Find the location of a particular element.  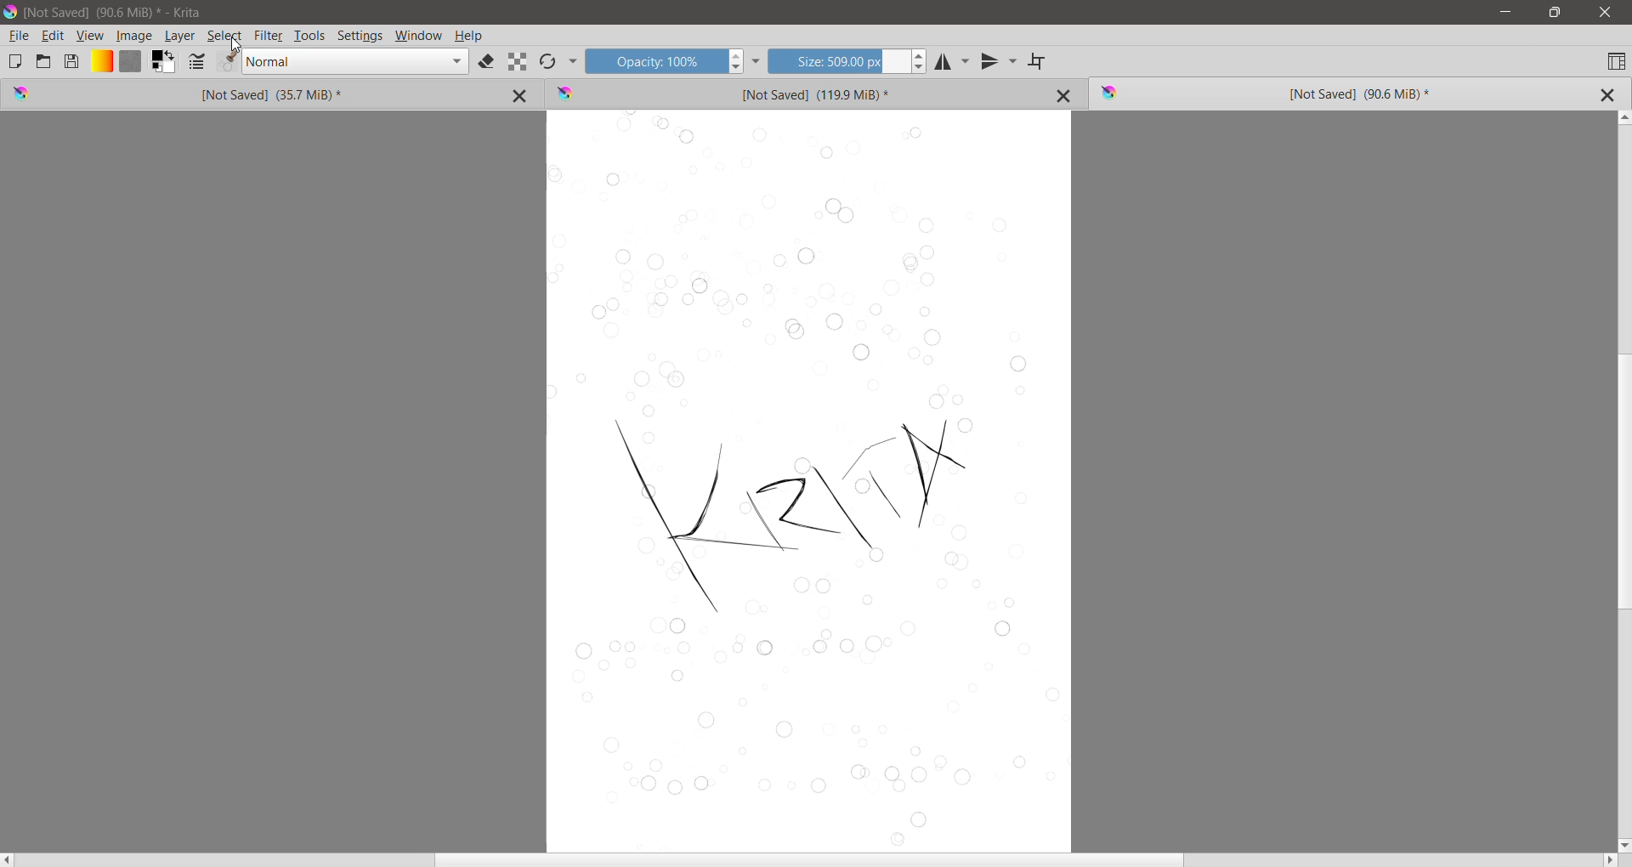

Layer is located at coordinates (181, 36).